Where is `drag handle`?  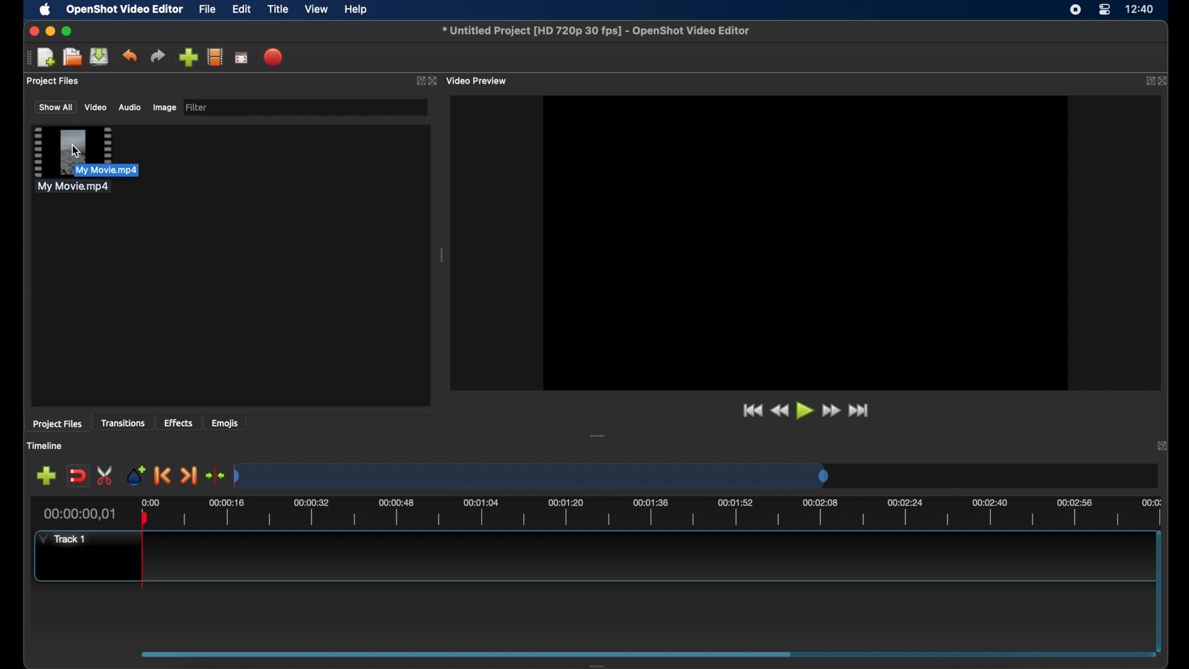
drag handle is located at coordinates (442, 256).